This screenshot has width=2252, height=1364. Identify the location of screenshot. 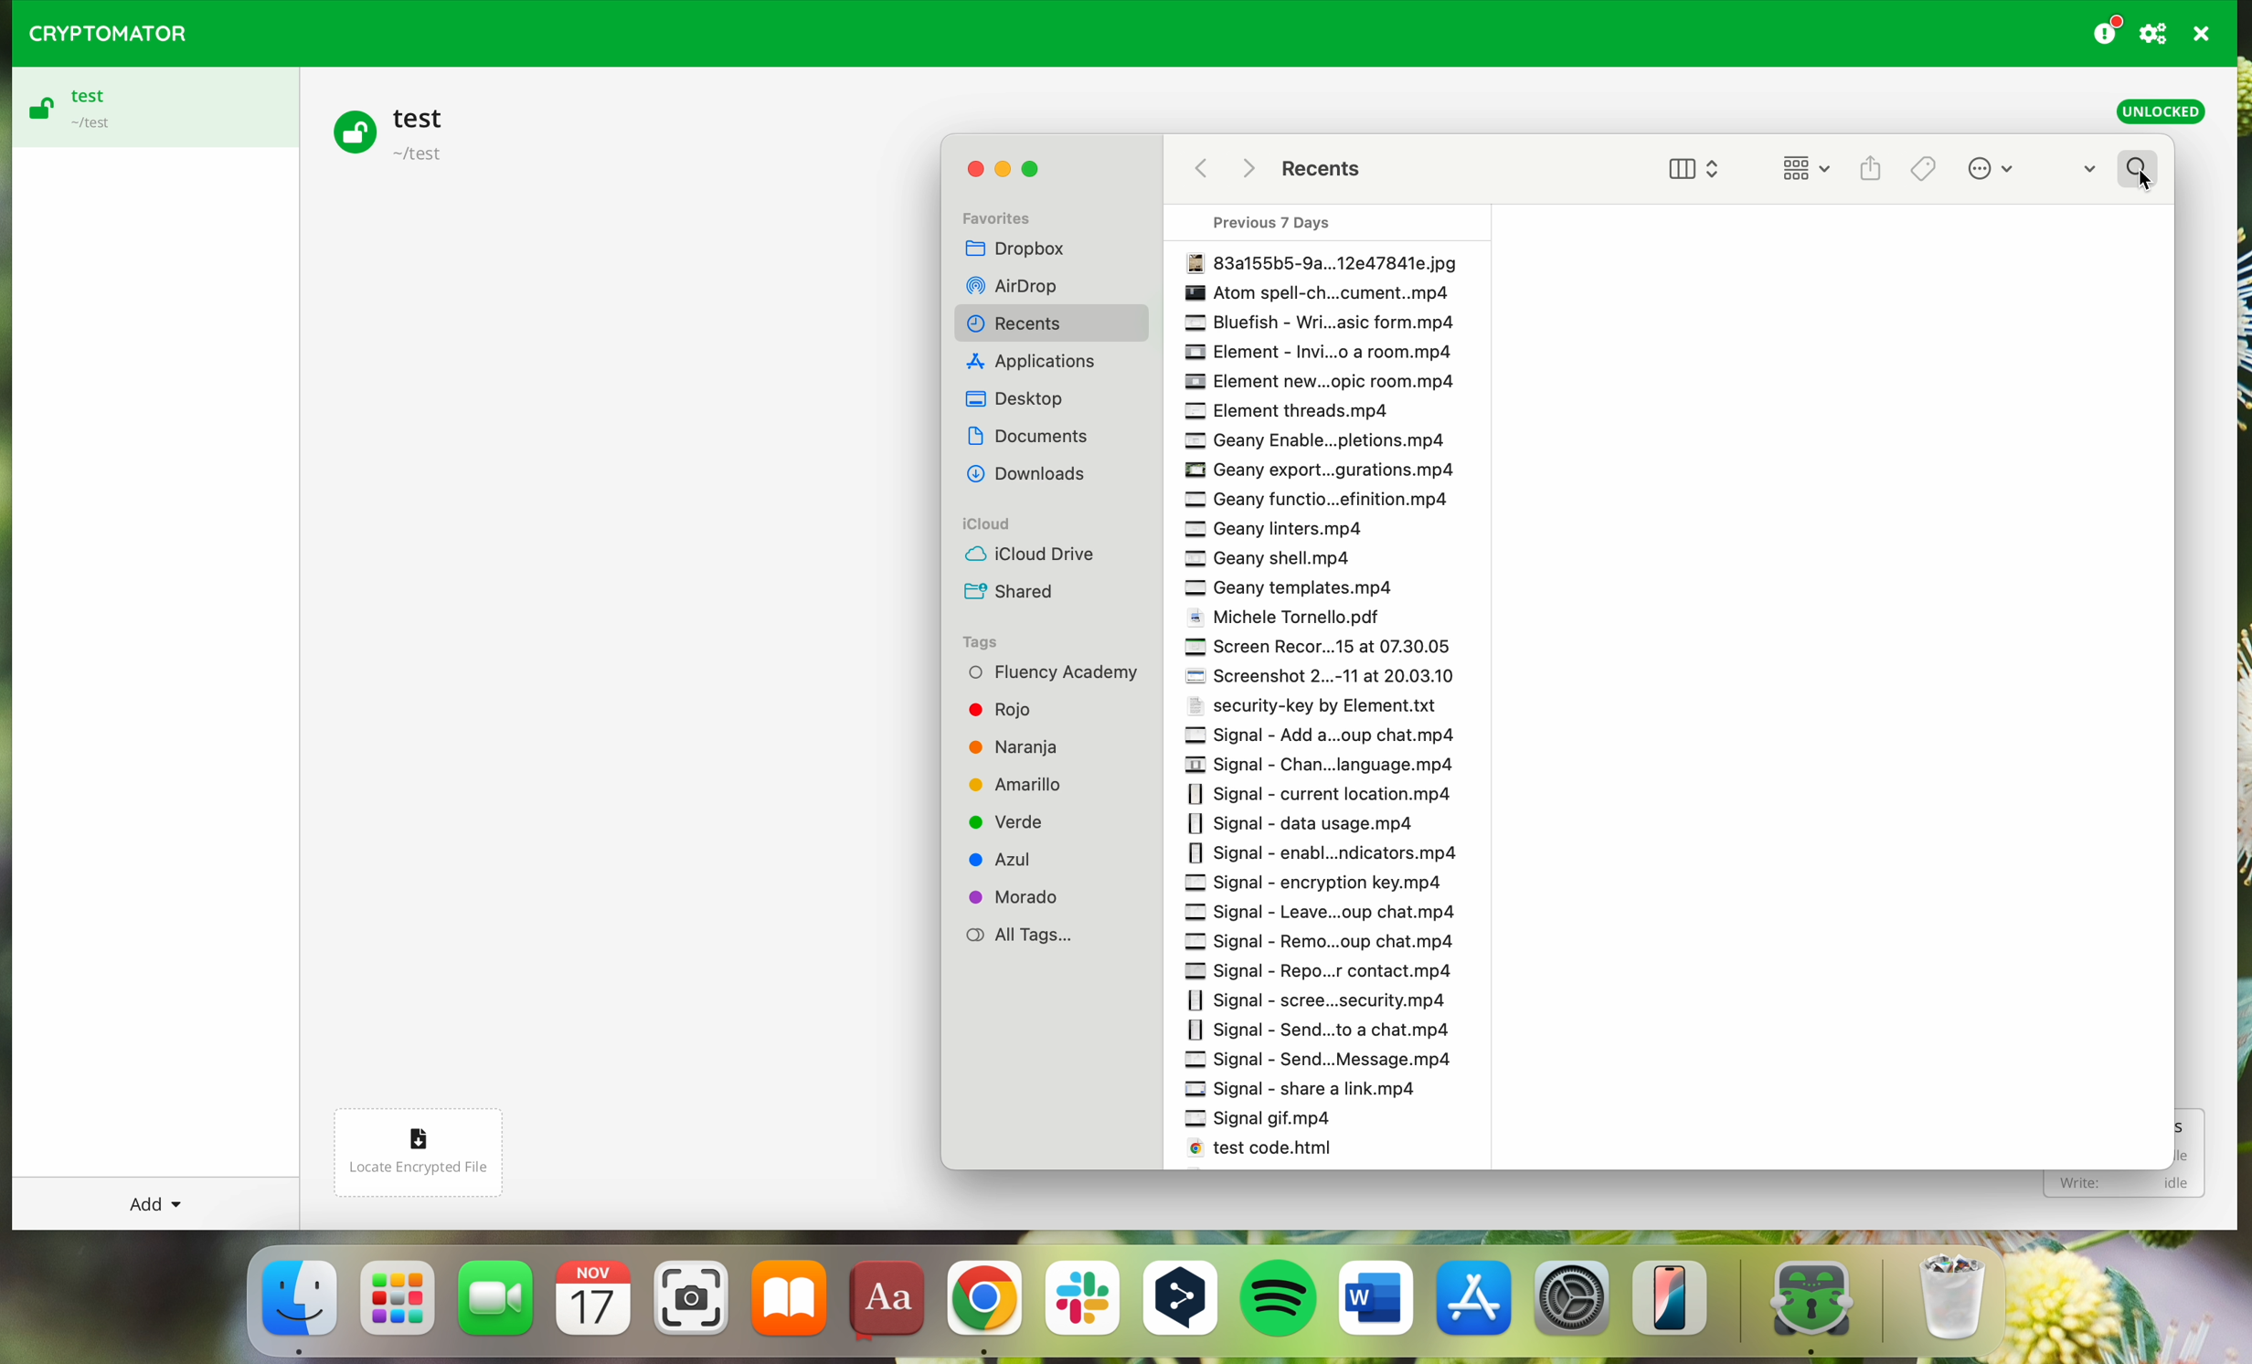
(691, 1306).